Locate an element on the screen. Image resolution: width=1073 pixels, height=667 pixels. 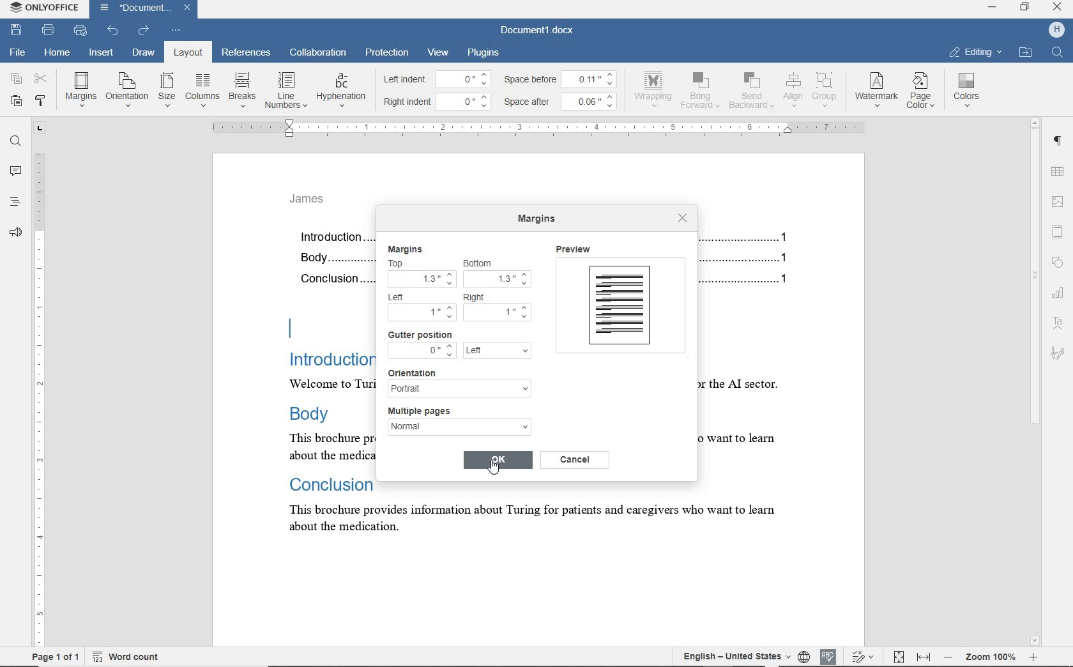
image is located at coordinates (1059, 200).